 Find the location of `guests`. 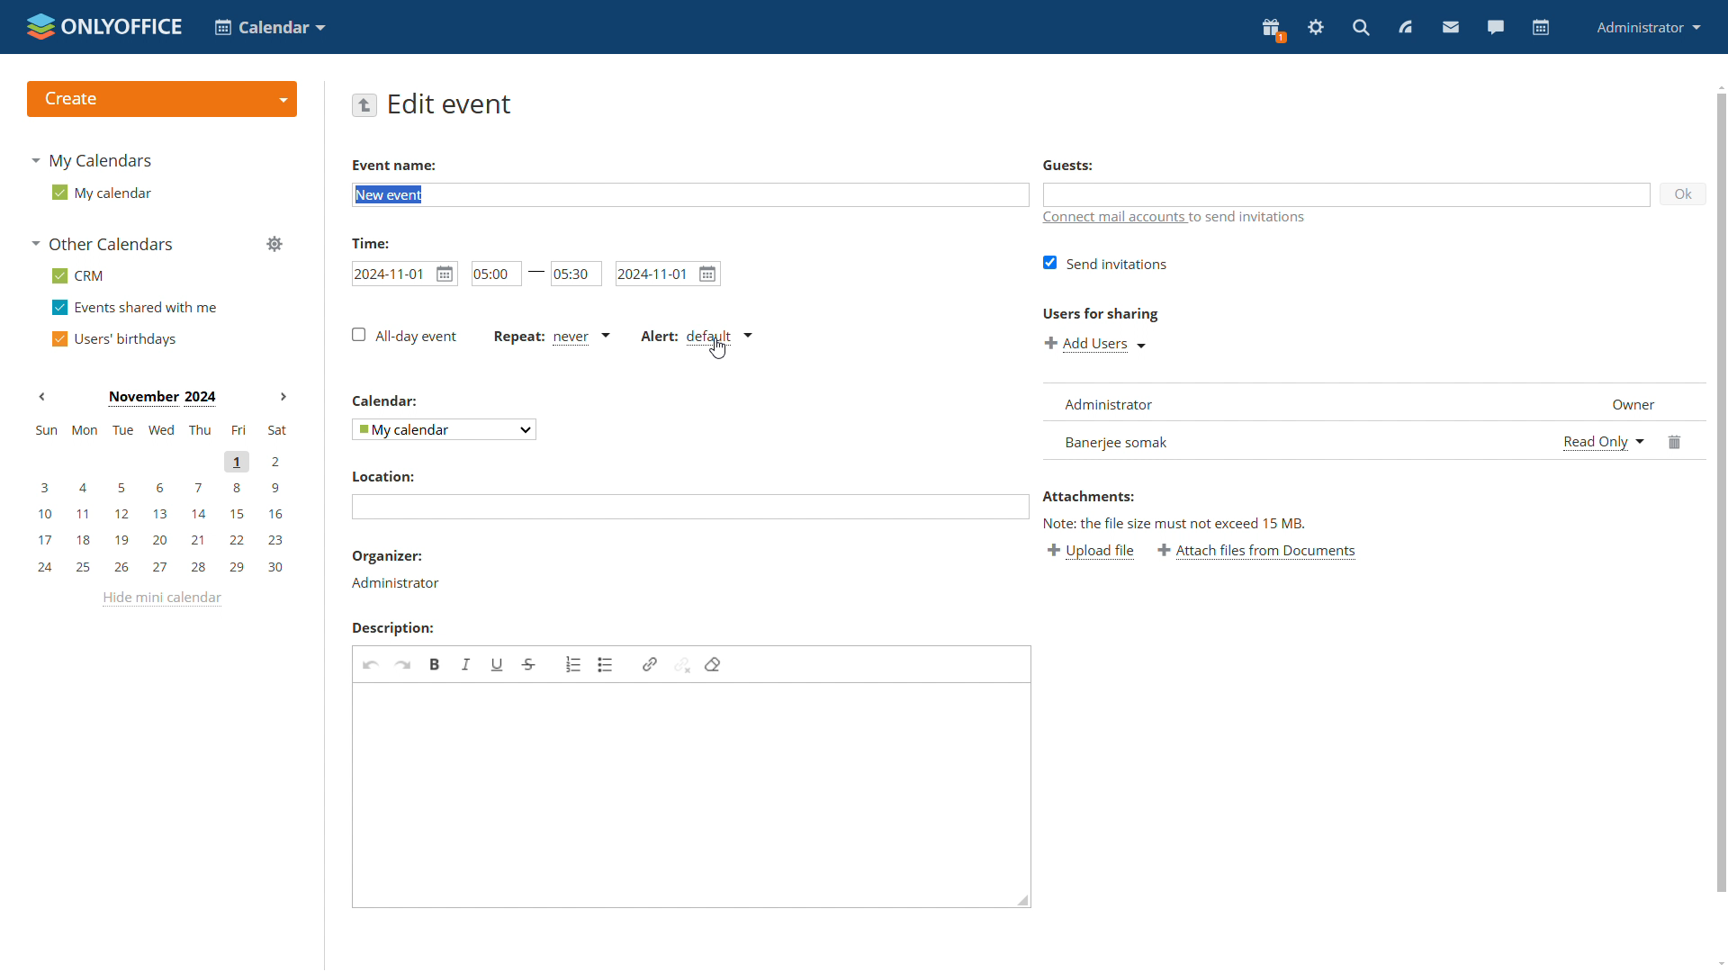

guests is located at coordinates (1069, 166).